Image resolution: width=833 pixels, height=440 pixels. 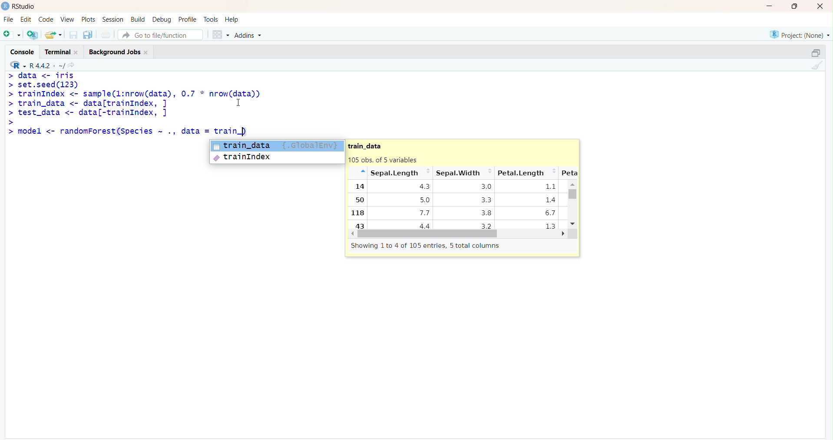 What do you see at coordinates (353, 233) in the screenshot?
I see `Left` at bounding box center [353, 233].